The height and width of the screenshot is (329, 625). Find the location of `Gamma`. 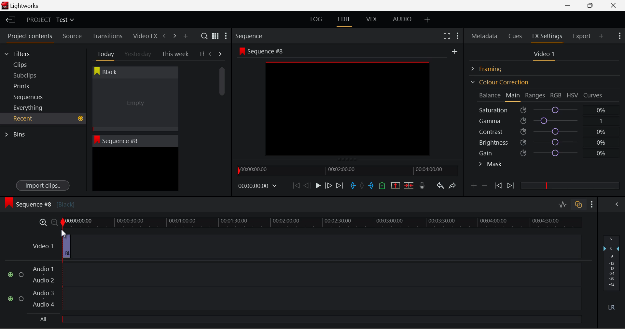

Gamma is located at coordinates (546, 121).